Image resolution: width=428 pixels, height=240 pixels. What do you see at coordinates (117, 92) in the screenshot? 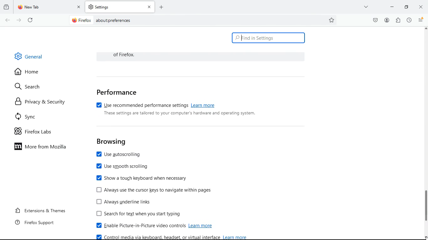
I see `performance` at bounding box center [117, 92].